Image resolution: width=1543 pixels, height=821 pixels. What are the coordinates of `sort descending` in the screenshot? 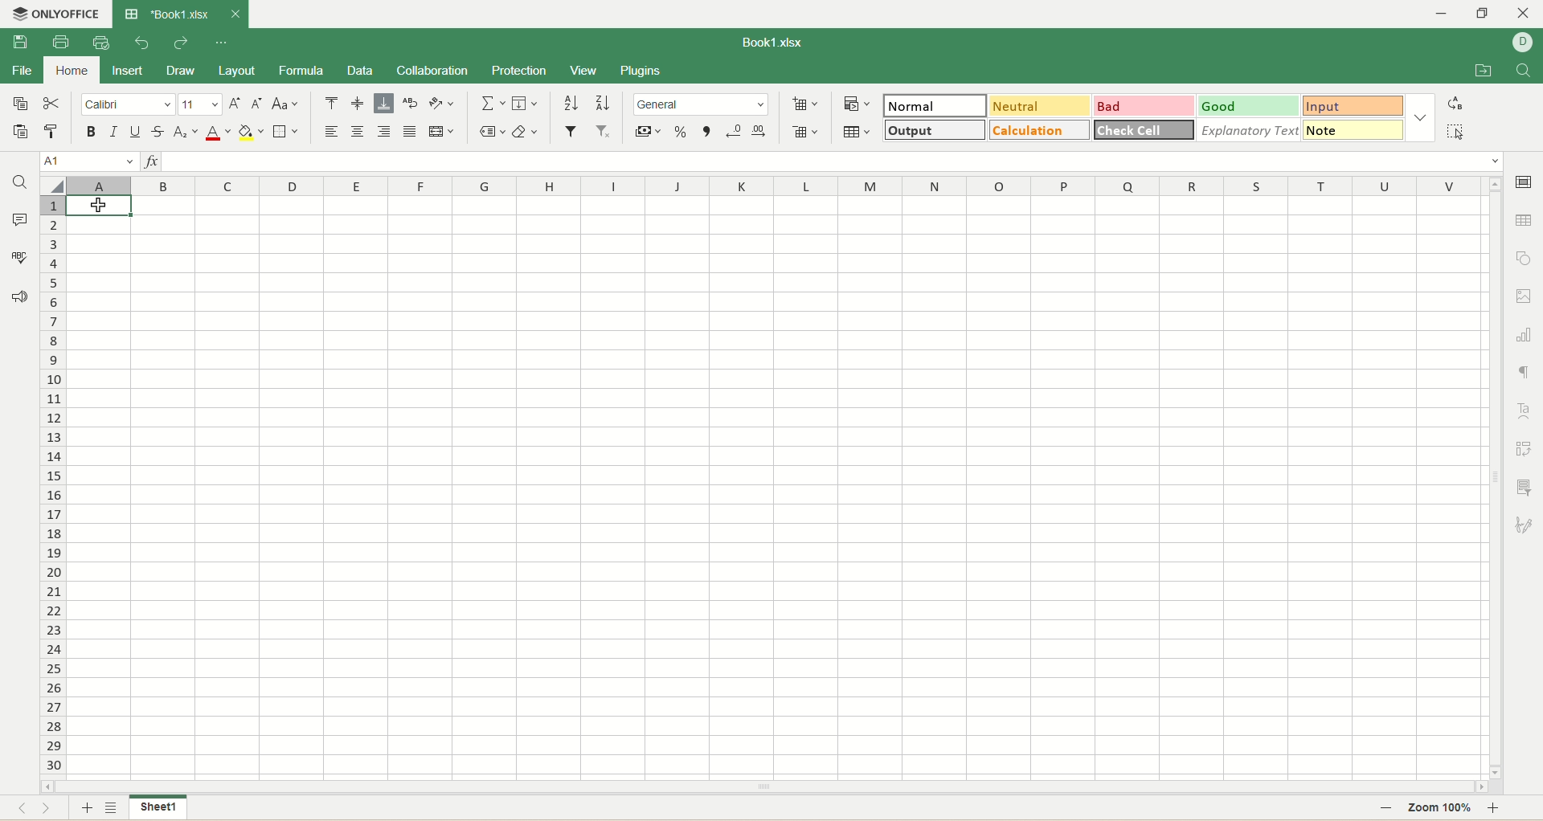 It's located at (601, 104).